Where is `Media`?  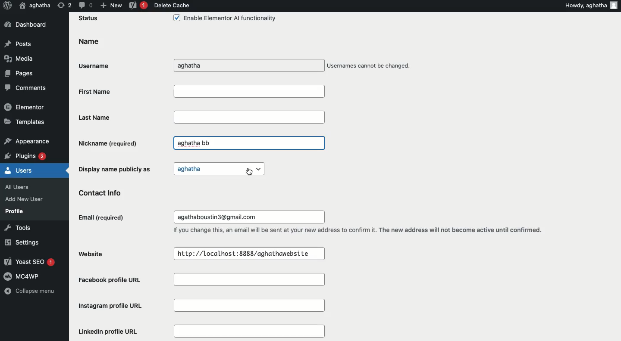
Media is located at coordinates (18, 58).